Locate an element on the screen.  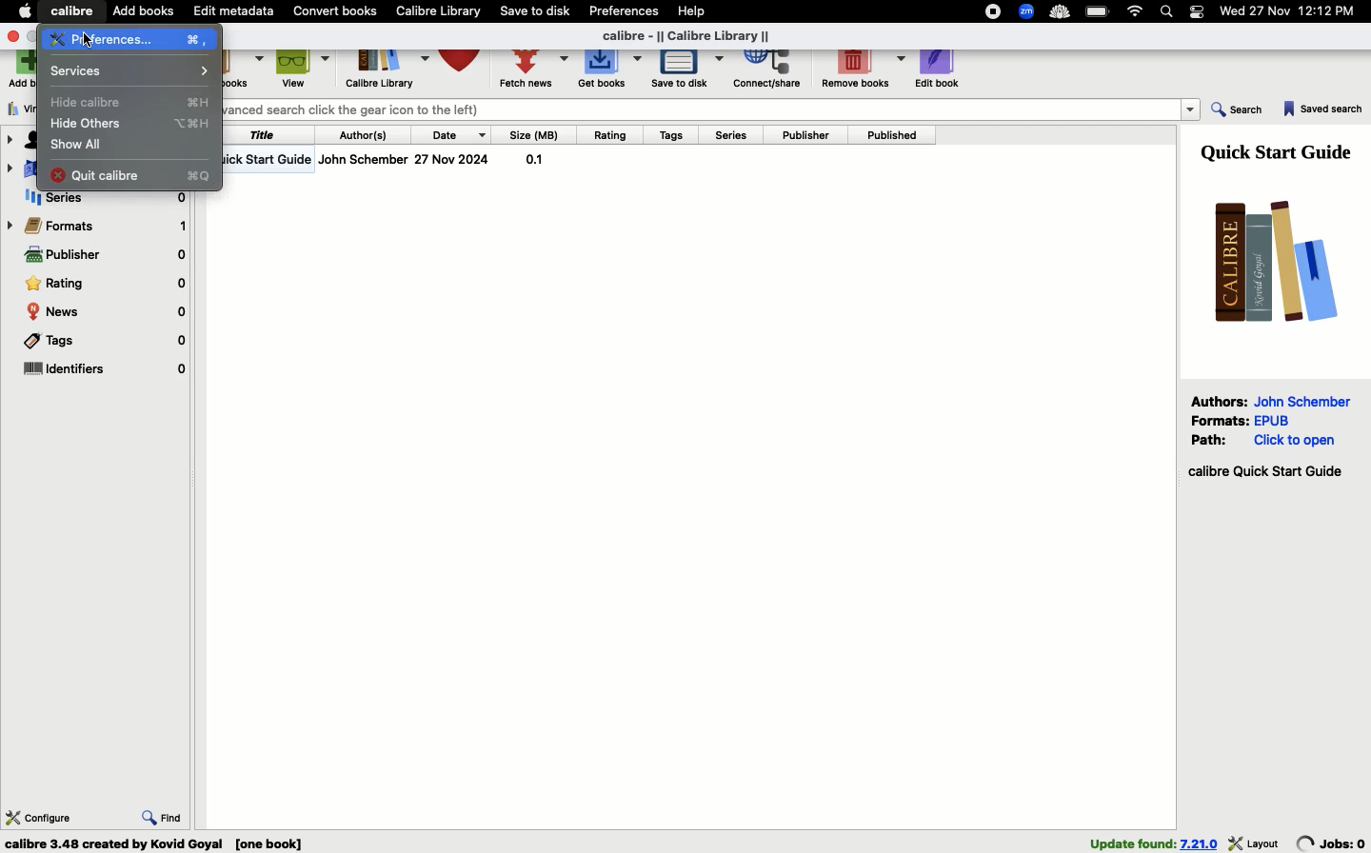
Remove books is located at coordinates (864, 70).